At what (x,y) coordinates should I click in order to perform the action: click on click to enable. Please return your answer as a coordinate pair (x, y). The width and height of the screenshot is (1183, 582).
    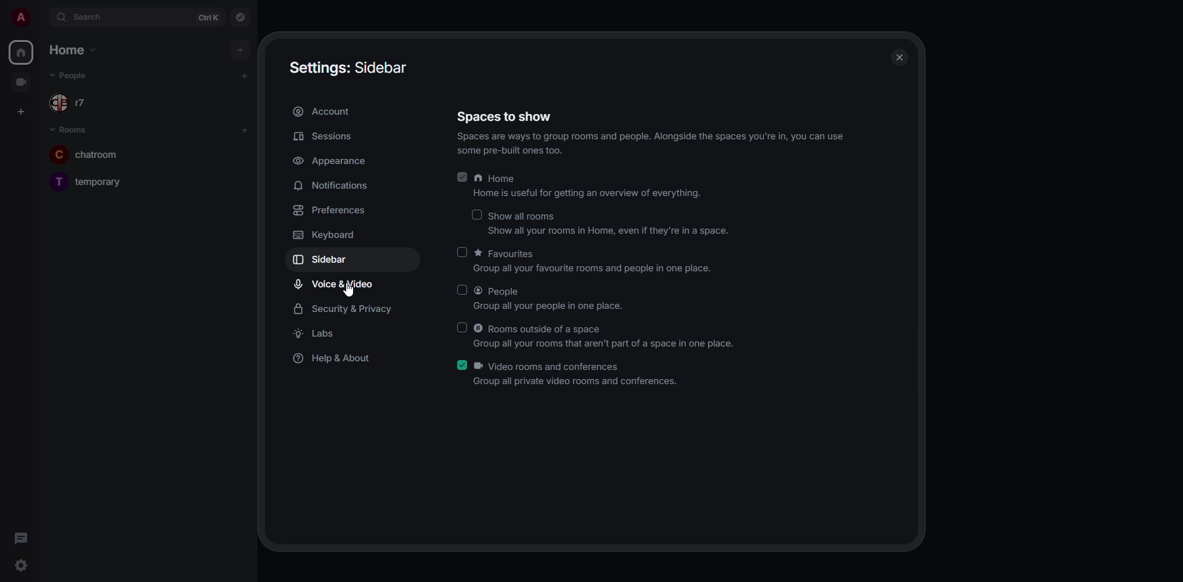
    Looking at the image, I should click on (479, 213).